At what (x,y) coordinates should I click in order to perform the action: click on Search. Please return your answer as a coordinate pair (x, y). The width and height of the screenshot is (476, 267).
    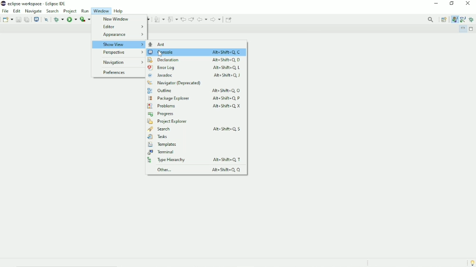
    Looking at the image, I should click on (197, 129).